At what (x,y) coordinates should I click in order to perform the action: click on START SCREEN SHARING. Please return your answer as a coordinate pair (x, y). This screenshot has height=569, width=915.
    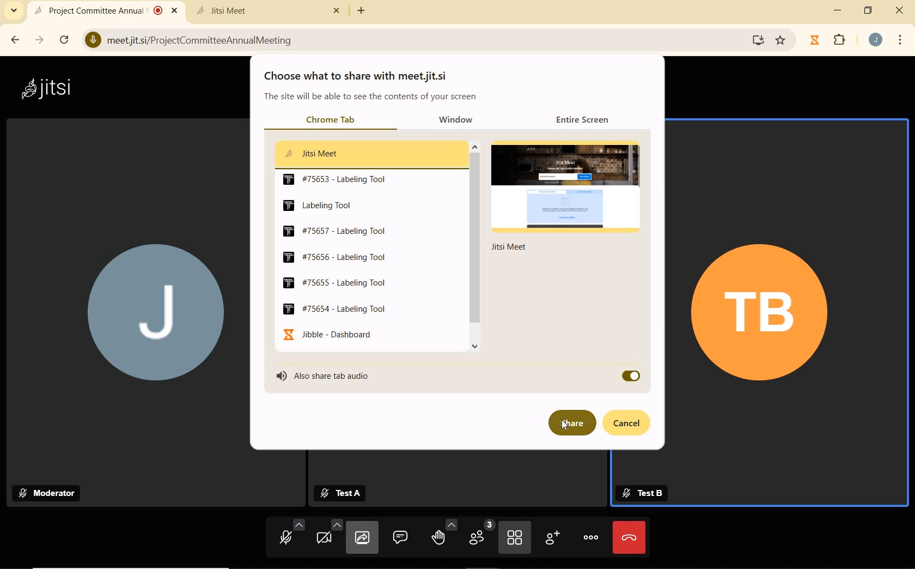
    Looking at the image, I should click on (362, 539).